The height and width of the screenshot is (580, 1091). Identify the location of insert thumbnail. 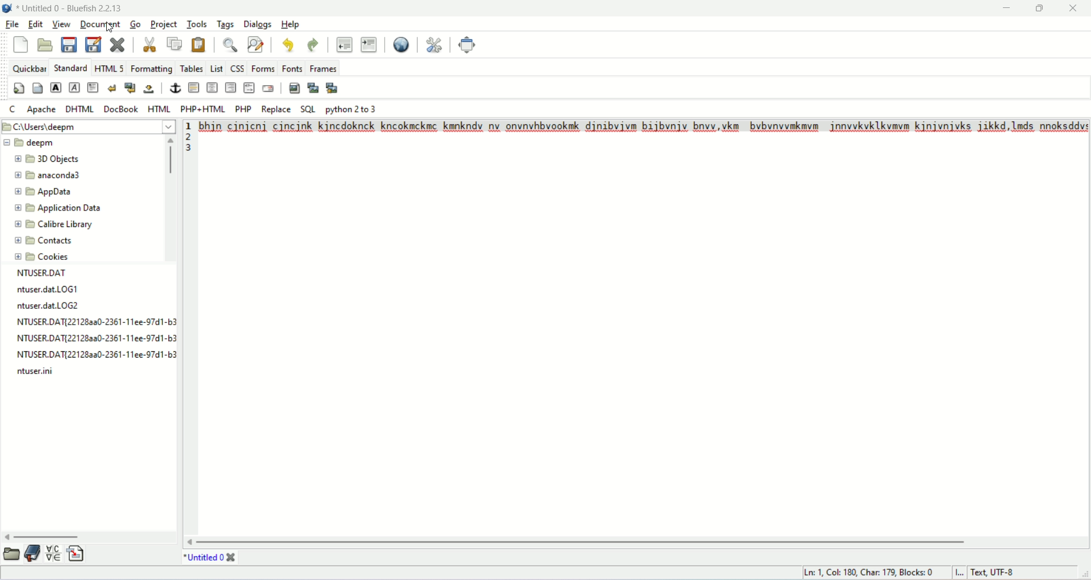
(314, 87).